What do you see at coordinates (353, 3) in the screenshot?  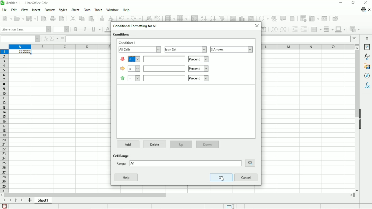 I see `Restore down` at bounding box center [353, 3].